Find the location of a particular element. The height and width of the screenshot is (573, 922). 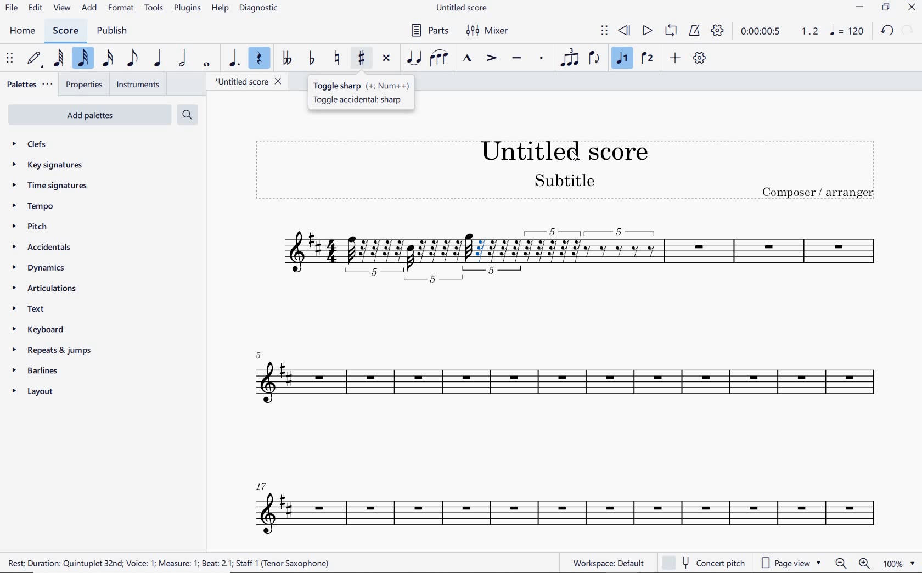

DEFAULT (STEP TIME) is located at coordinates (34, 59).